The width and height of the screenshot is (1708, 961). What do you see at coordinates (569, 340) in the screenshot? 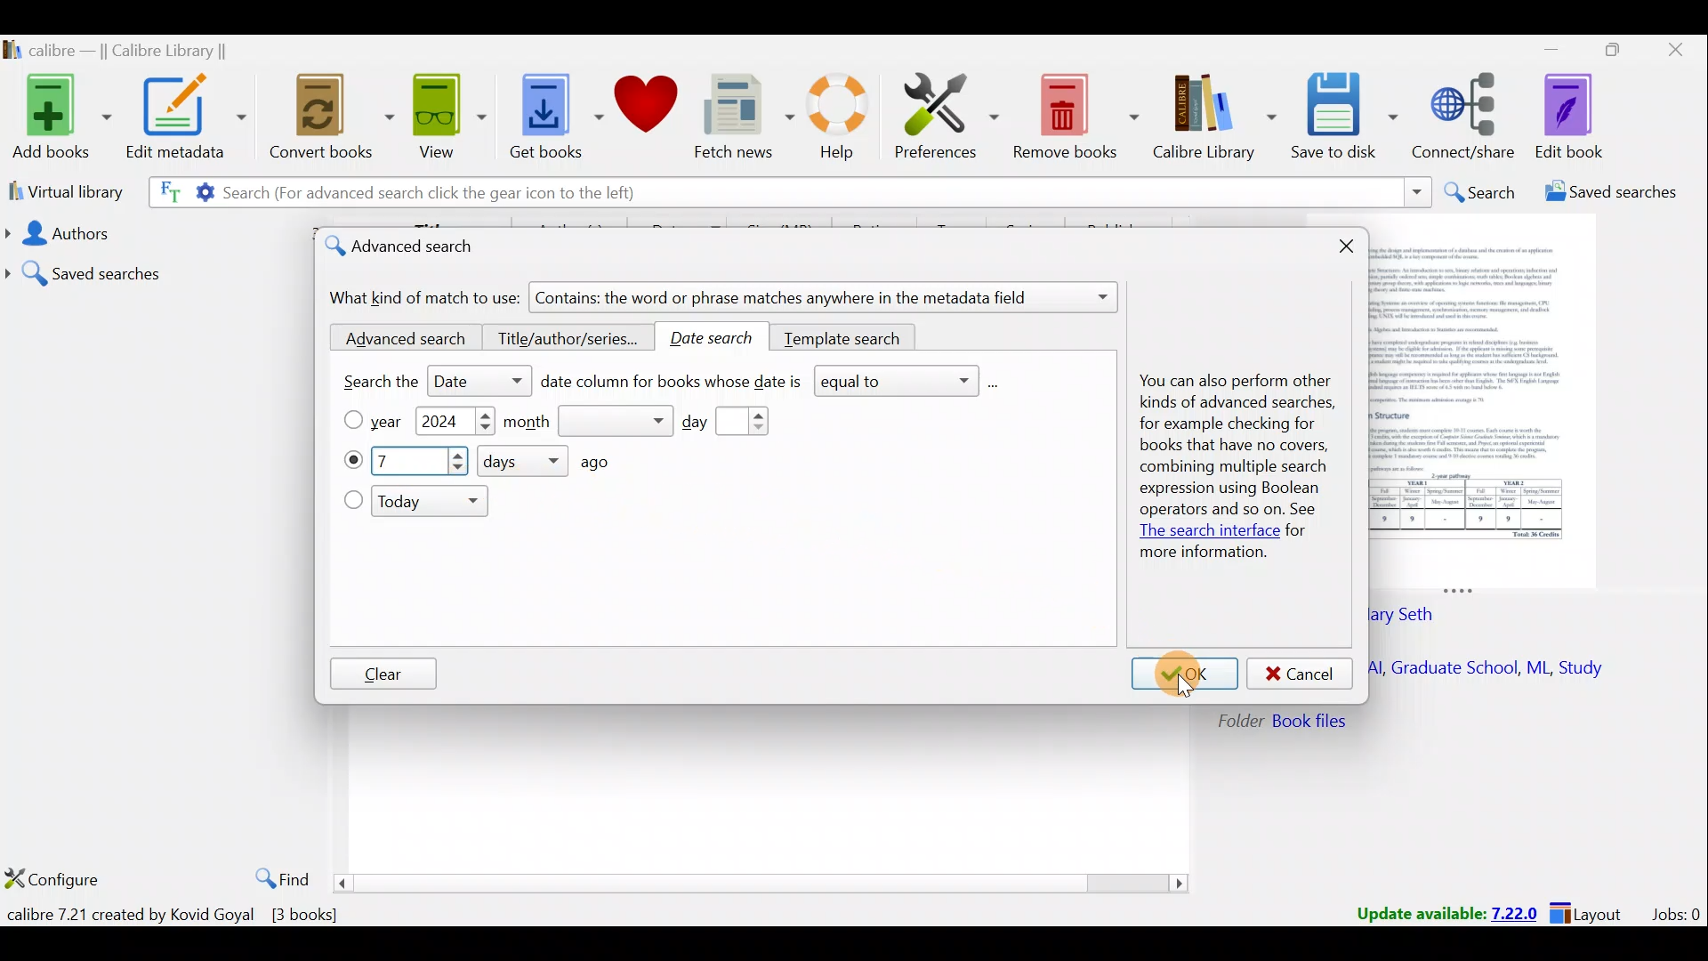
I see `Title/author/series` at bounding box center [569, 340].